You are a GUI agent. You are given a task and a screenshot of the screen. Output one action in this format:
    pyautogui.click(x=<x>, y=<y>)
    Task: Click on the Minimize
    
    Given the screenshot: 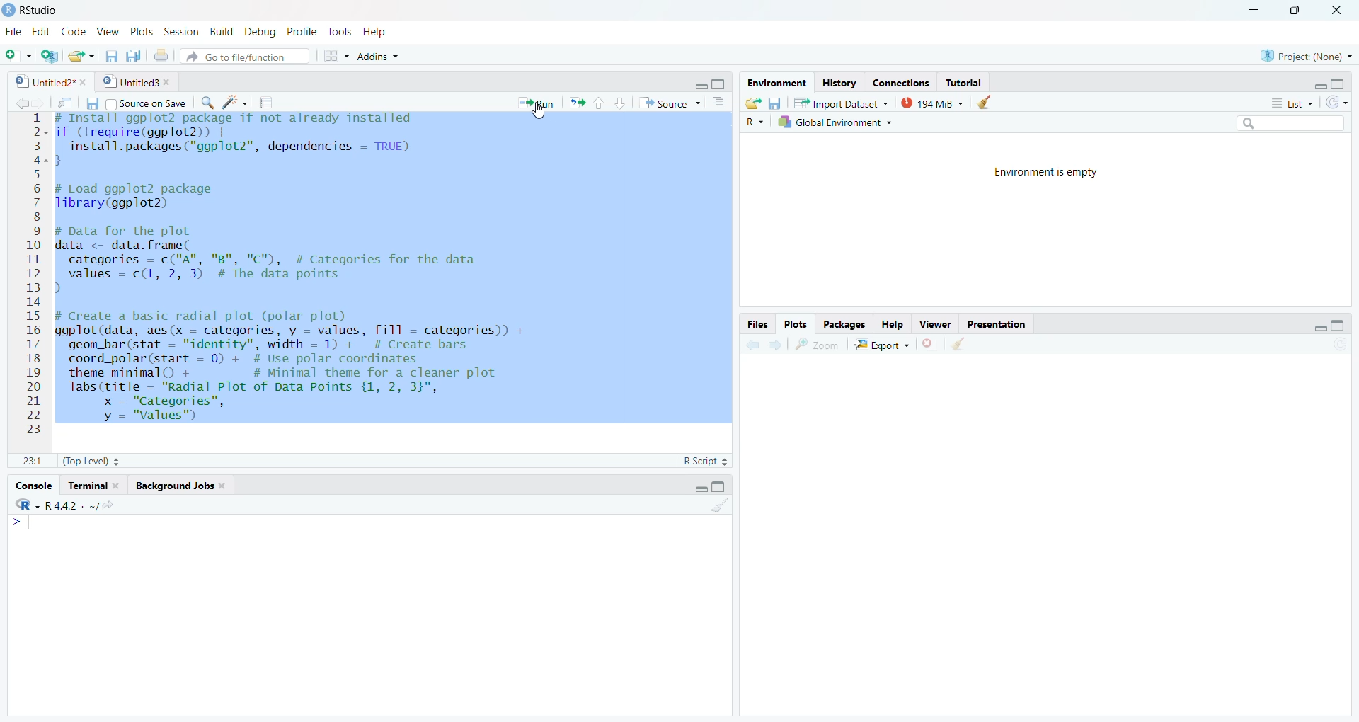 What is the action you would take?
    pyautogui.click(x=699, y=86)
    